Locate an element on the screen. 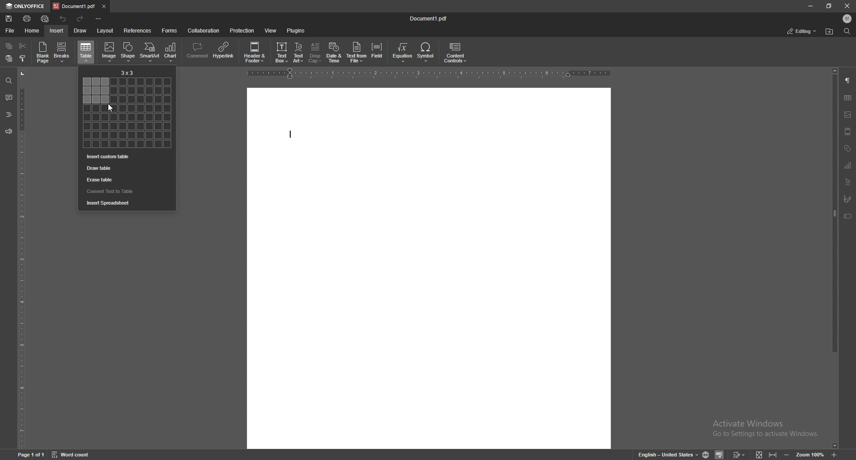 The width and height of the screenshot is (856, 460). erase table is located at coordinates (125, 180).